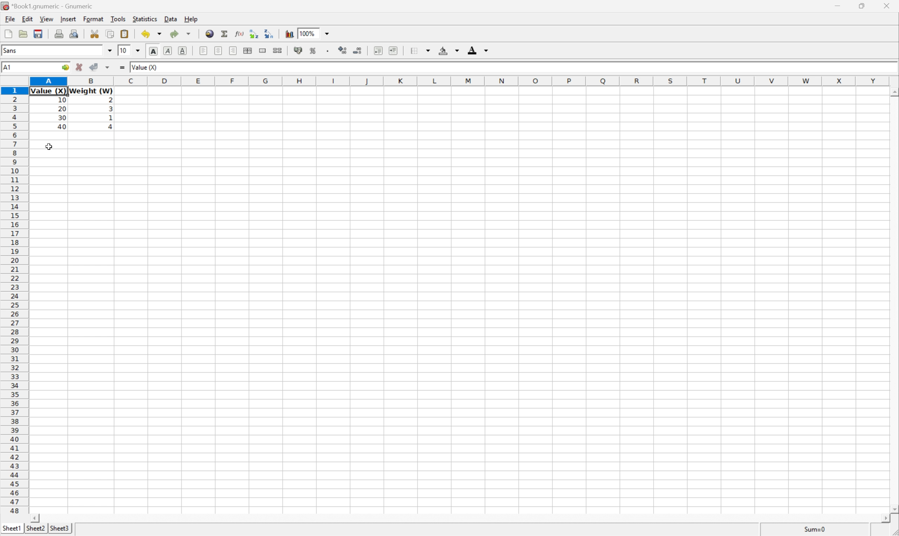 The width and height of the screenshot is (899, 536). I want to click on Weight (W), so click(91, 90).